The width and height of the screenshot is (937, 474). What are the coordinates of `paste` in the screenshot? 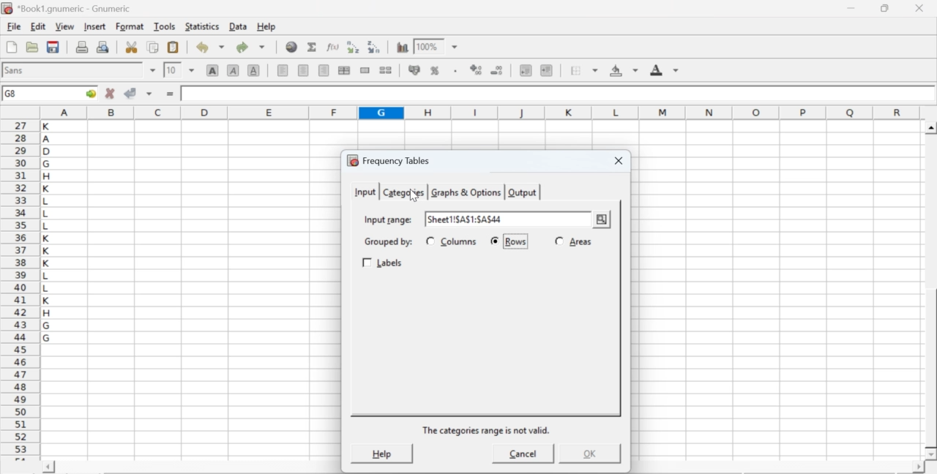 It's located at (174, 48).